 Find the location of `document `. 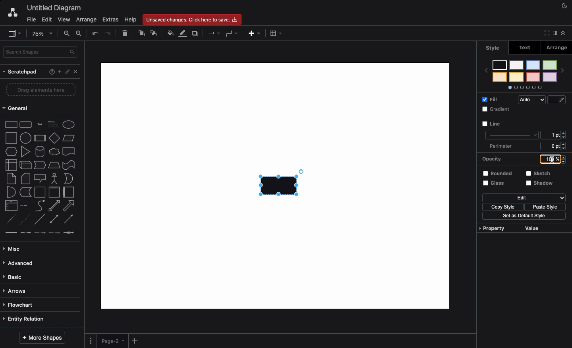

document  is located at coordinates (69, 151).